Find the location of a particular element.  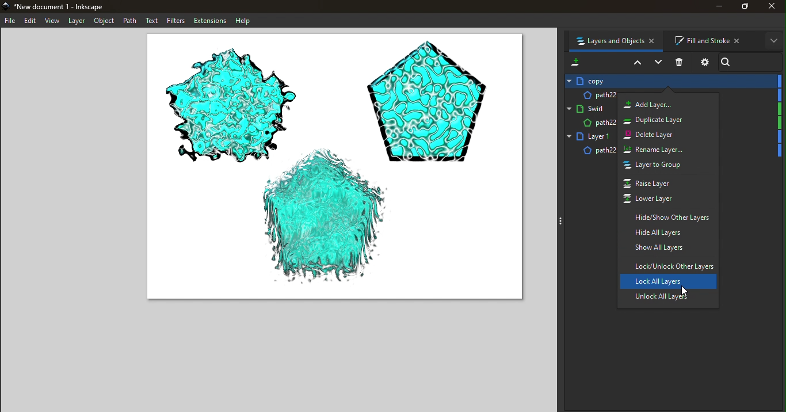

Add layer... is located at coordinates (665, 105).